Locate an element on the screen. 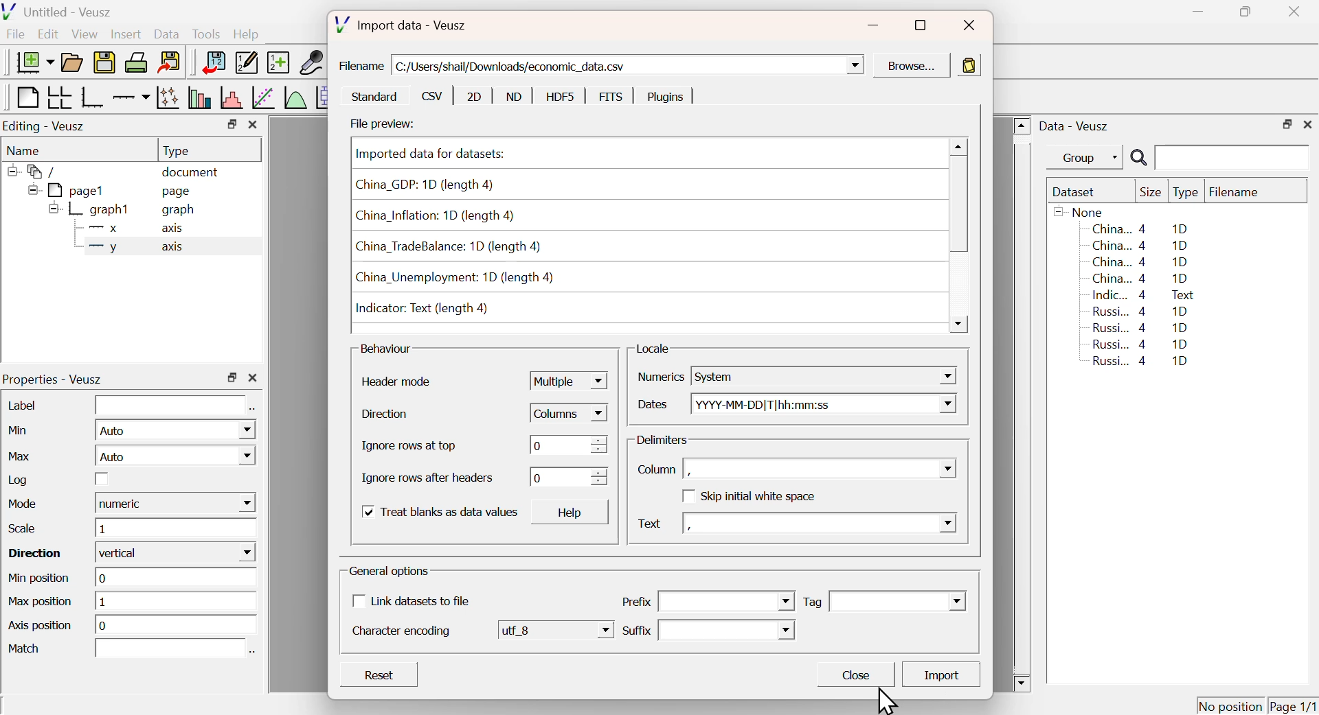 The height and width of the screenshot is (715, 1319). Close is located at coordinates (1308, 123).